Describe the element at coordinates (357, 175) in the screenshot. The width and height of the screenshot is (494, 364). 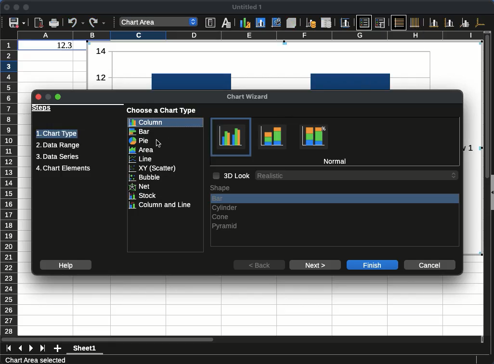
I see `3D Look options` at that location.